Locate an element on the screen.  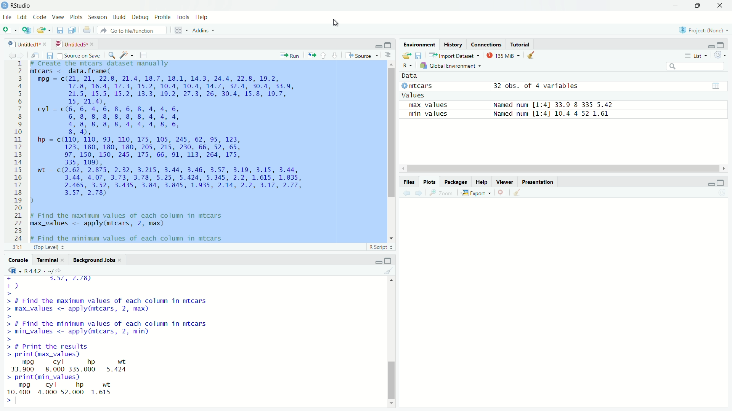
back is located at coordinates (407, 192).